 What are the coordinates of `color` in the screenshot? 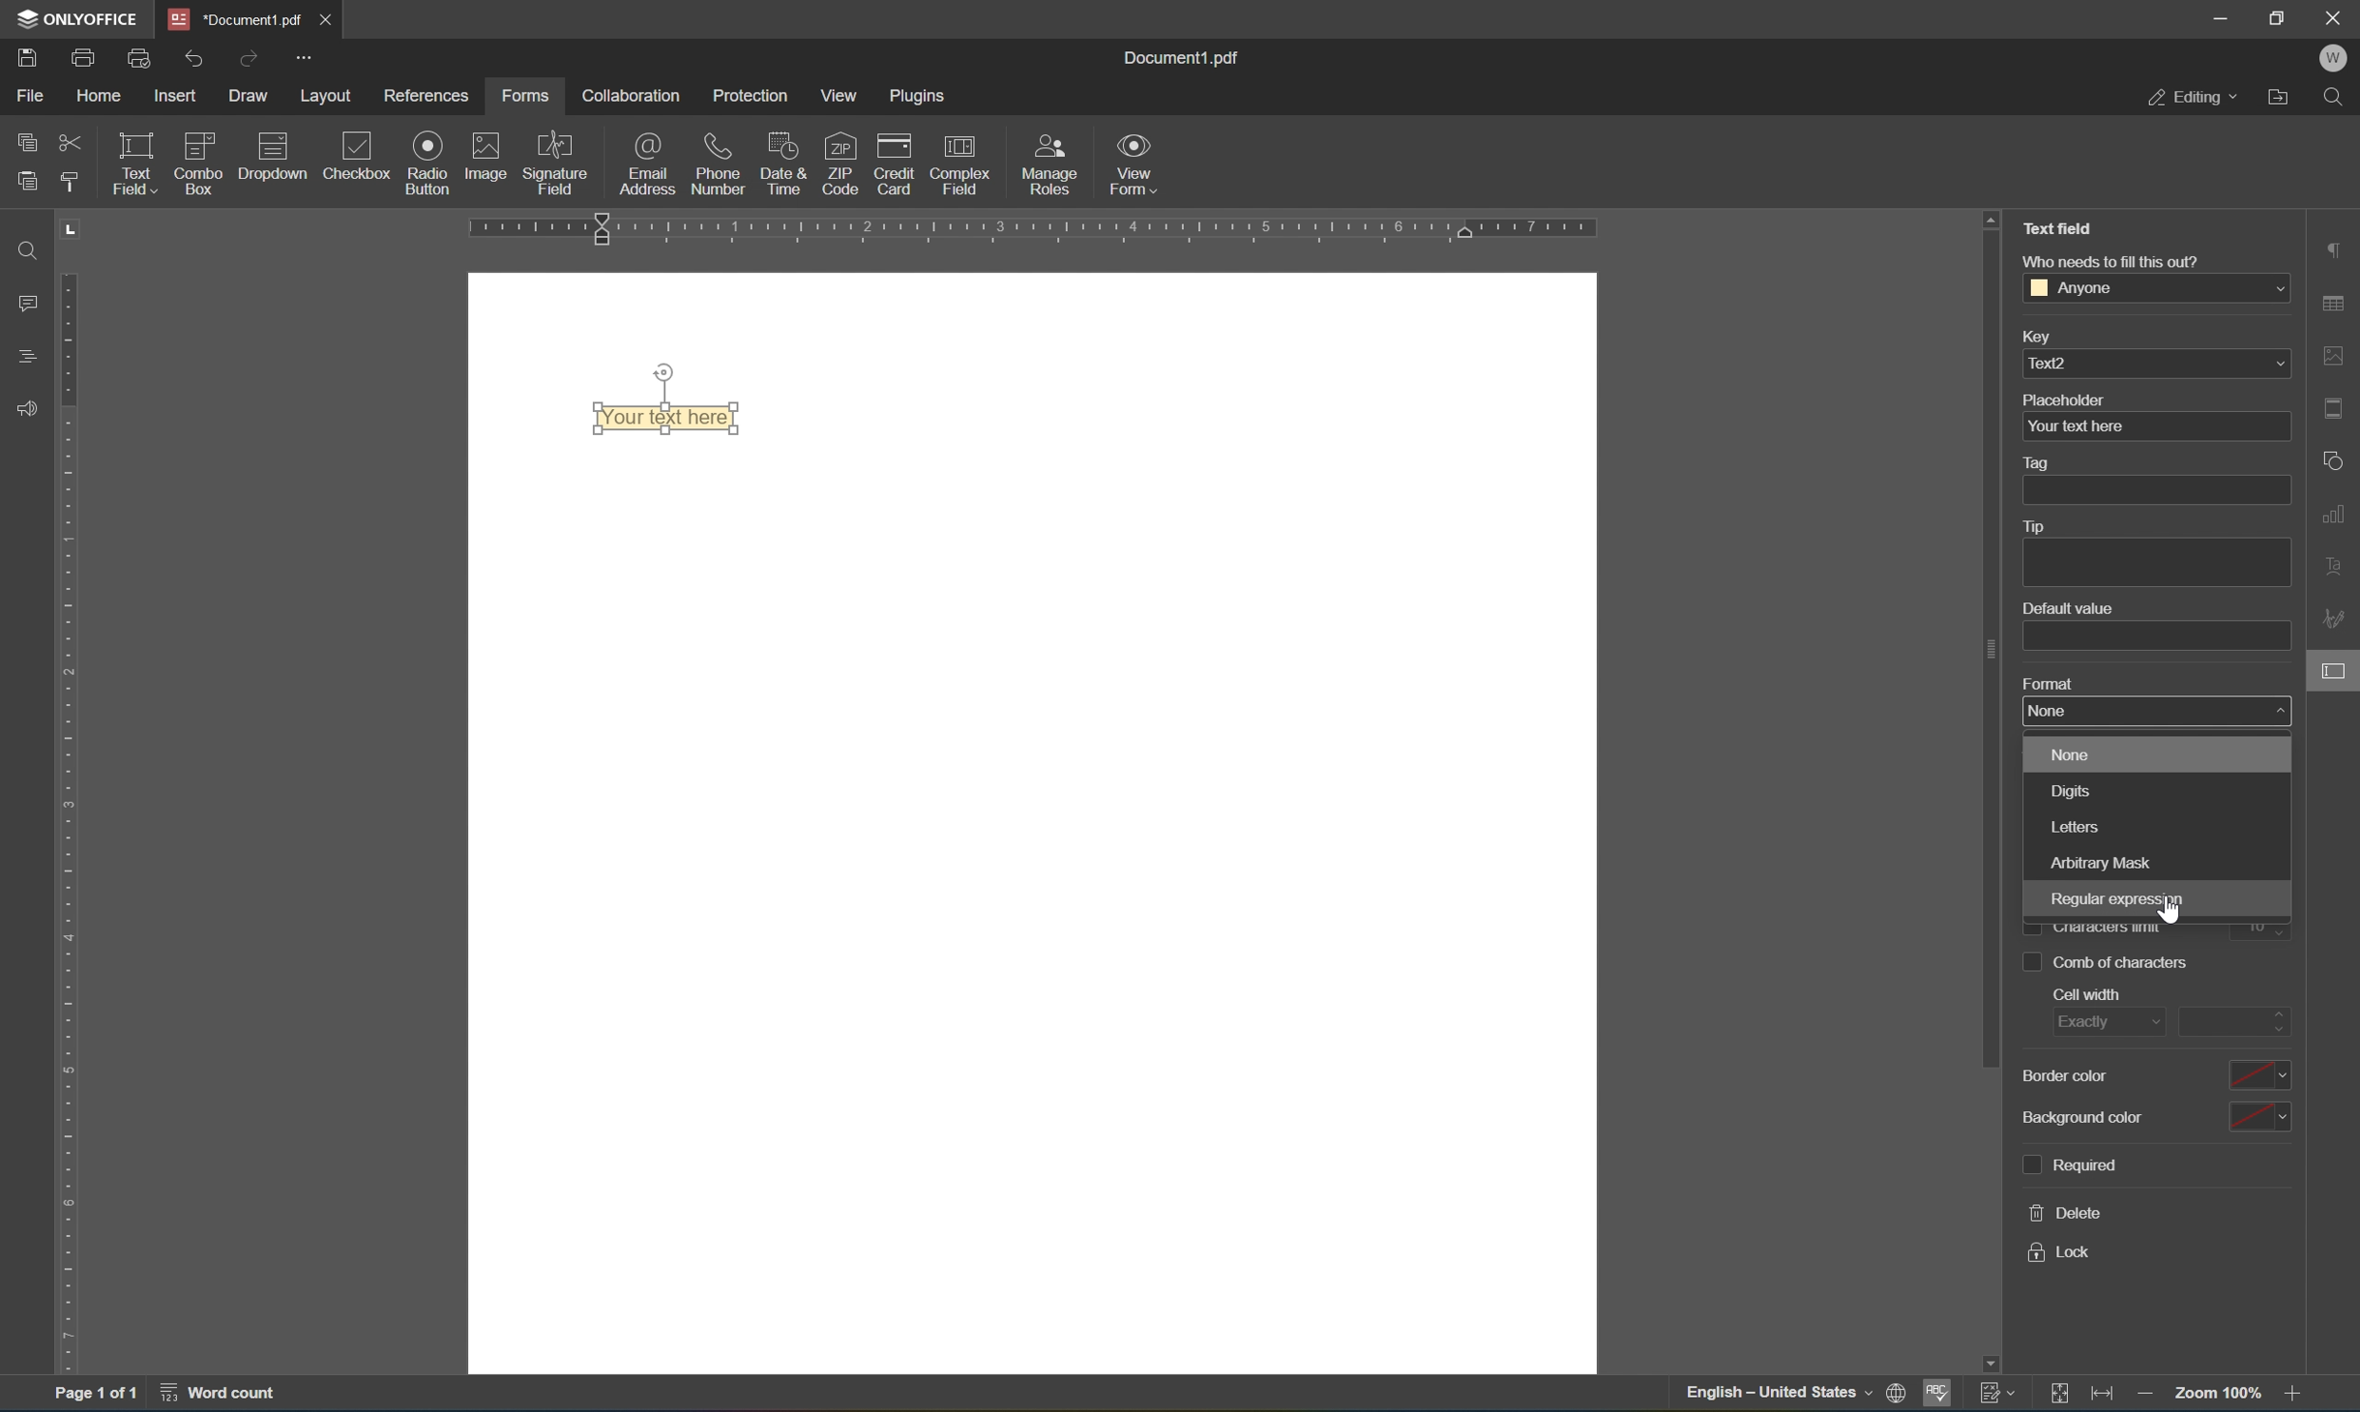 It's located at (2261, 1118).